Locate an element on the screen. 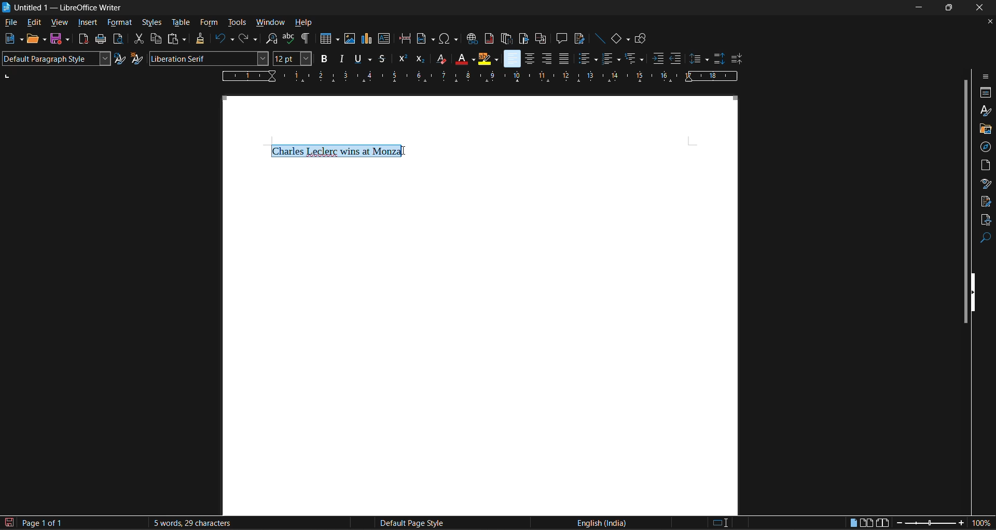 Image resolution: width=996 pixels, height=530 pixels. insert footnote is located at coordinates (489, 38).